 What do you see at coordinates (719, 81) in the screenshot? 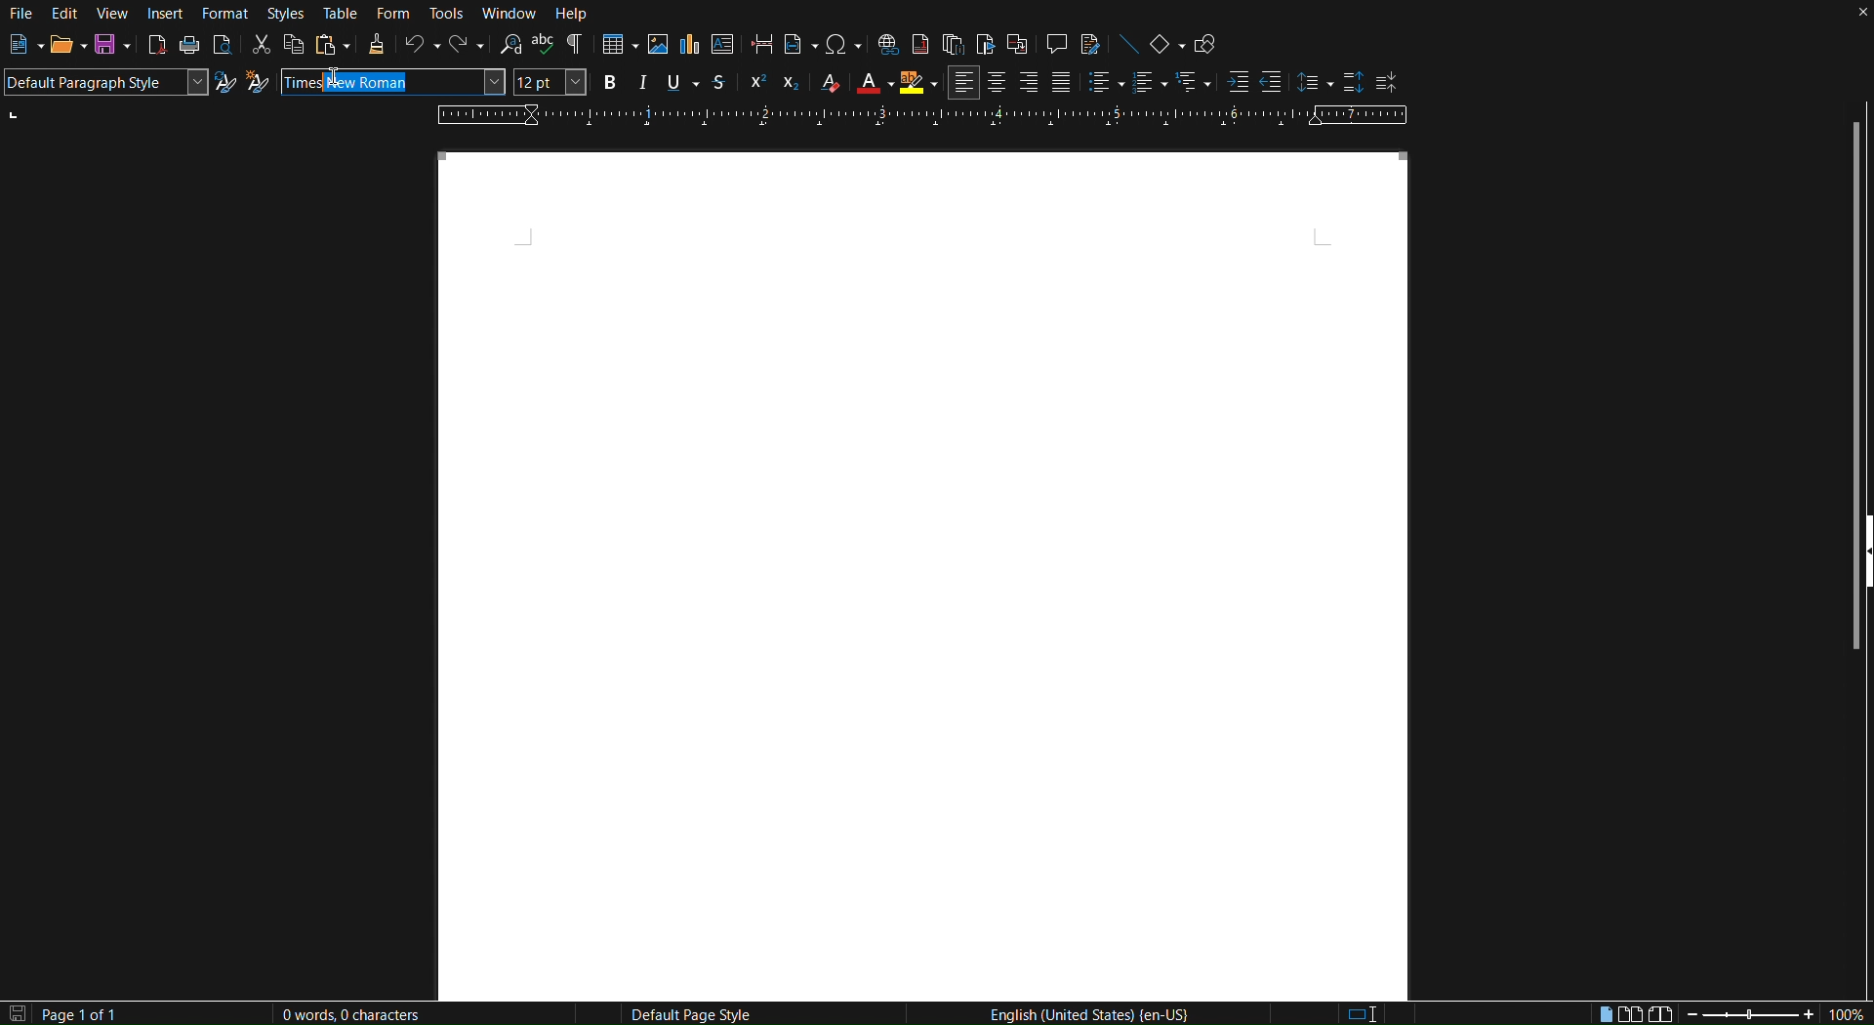
I see `Strikethrough` at bounding box center [719, 81].